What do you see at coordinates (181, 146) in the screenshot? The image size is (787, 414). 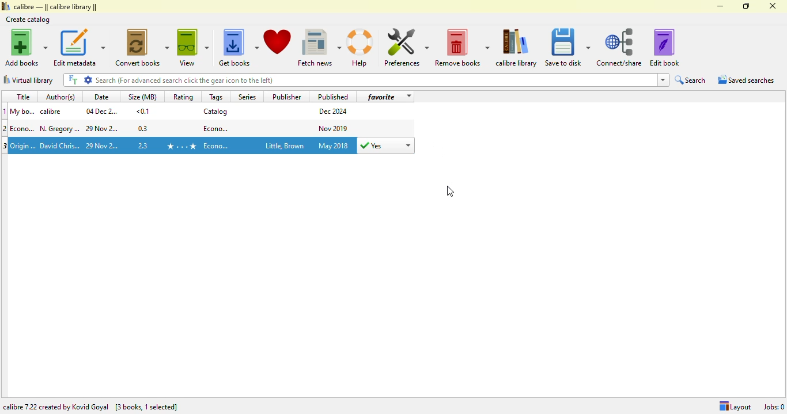 I see `rating` at bounding box center [181, 146].